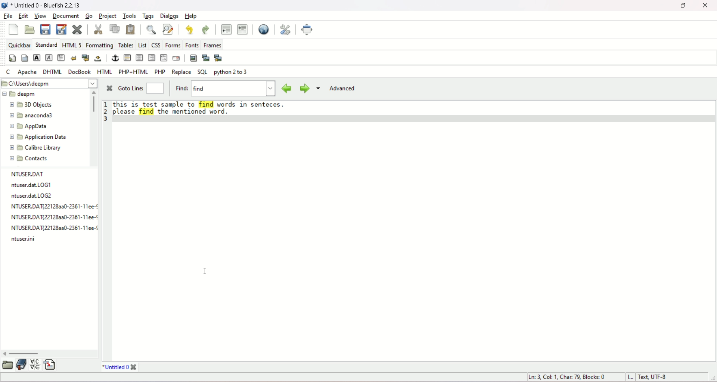 This screenshot has height=382, width=717. I want to click on PHP, so click(160, 71).